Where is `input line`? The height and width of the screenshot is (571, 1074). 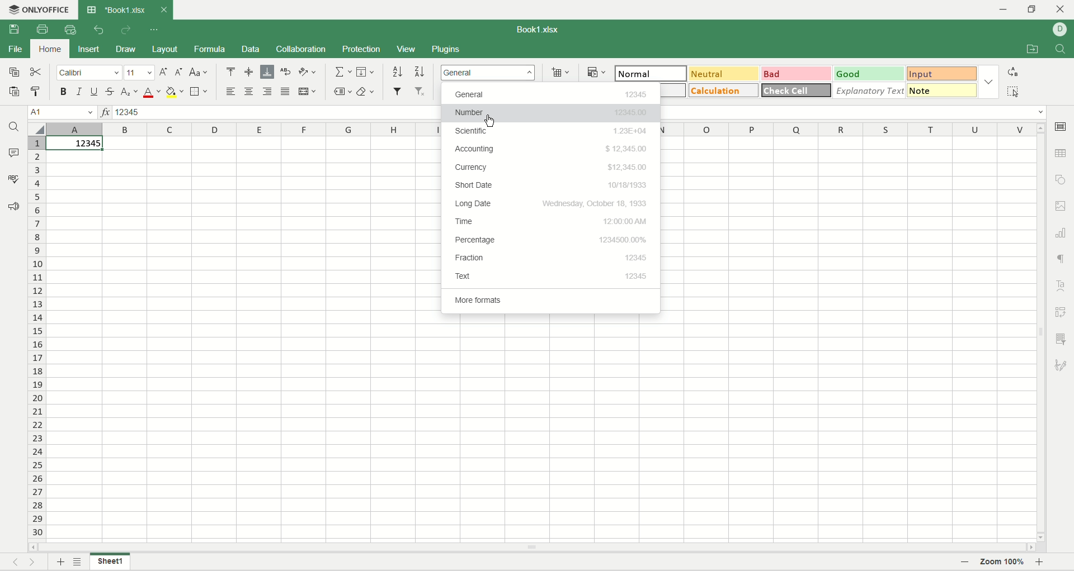 input line is located at coordinates (280, 113).